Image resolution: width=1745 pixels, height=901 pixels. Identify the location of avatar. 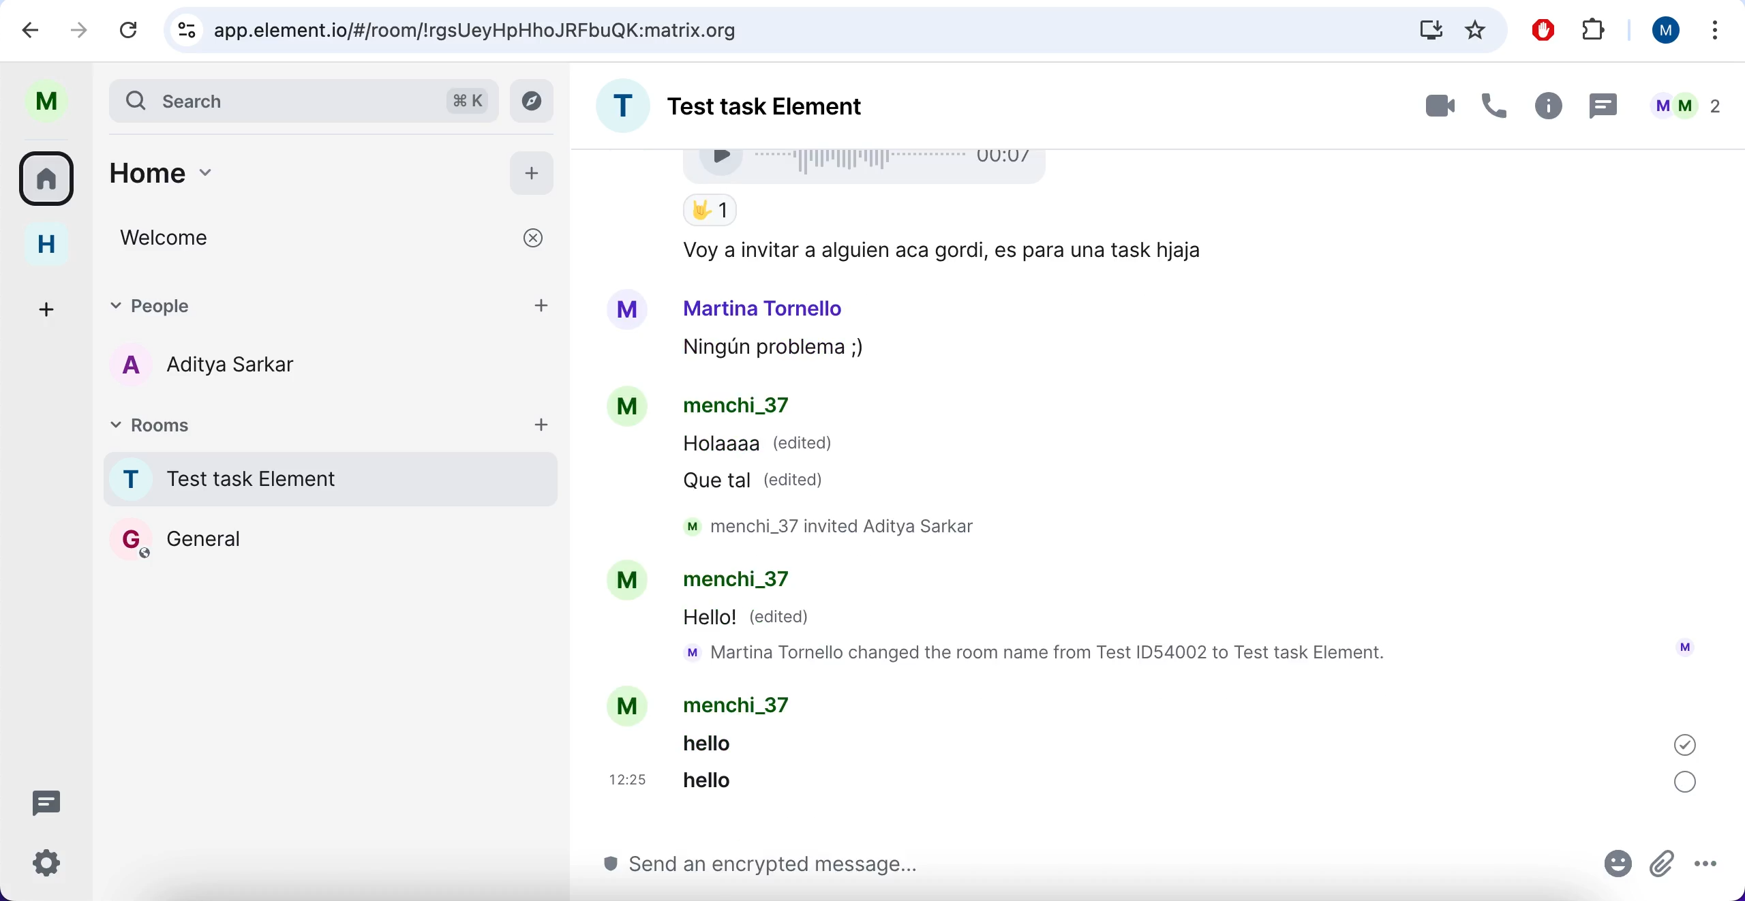
(1685, 645).